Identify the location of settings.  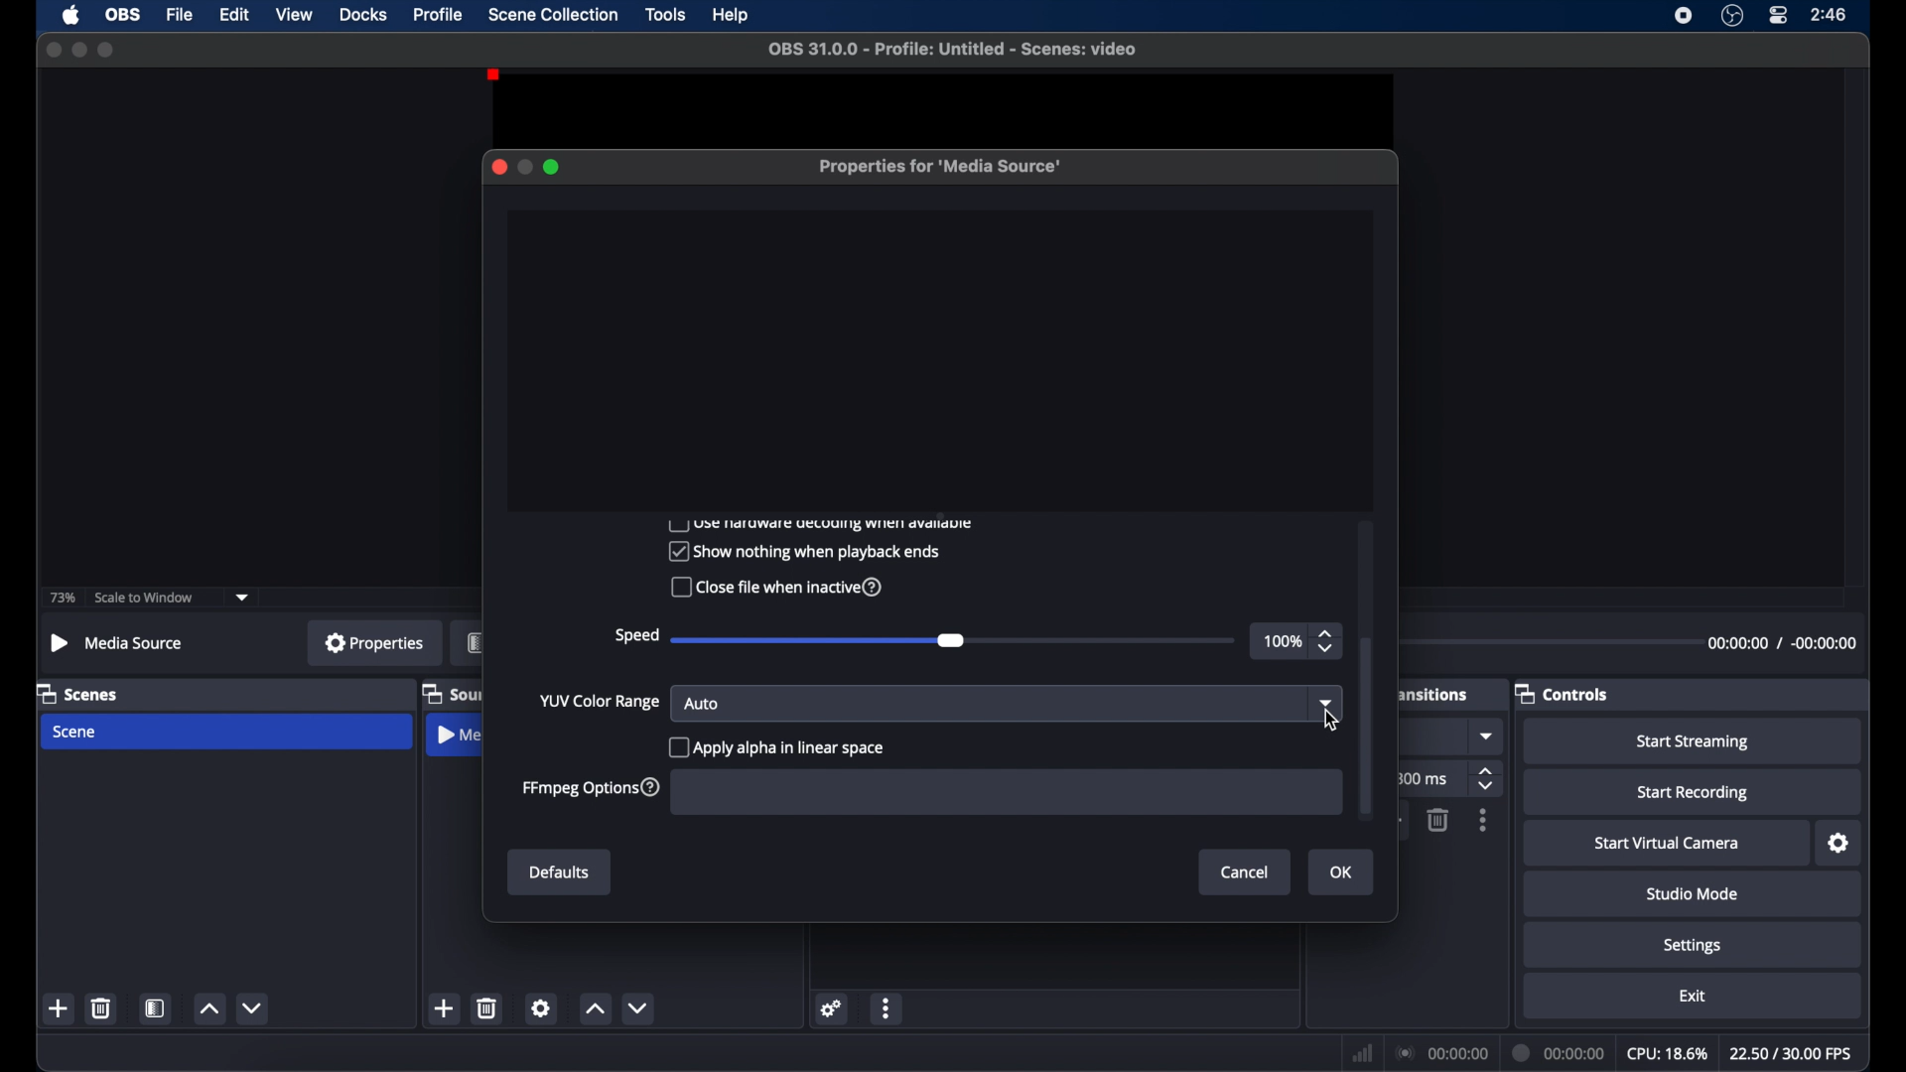
(1839, 844).